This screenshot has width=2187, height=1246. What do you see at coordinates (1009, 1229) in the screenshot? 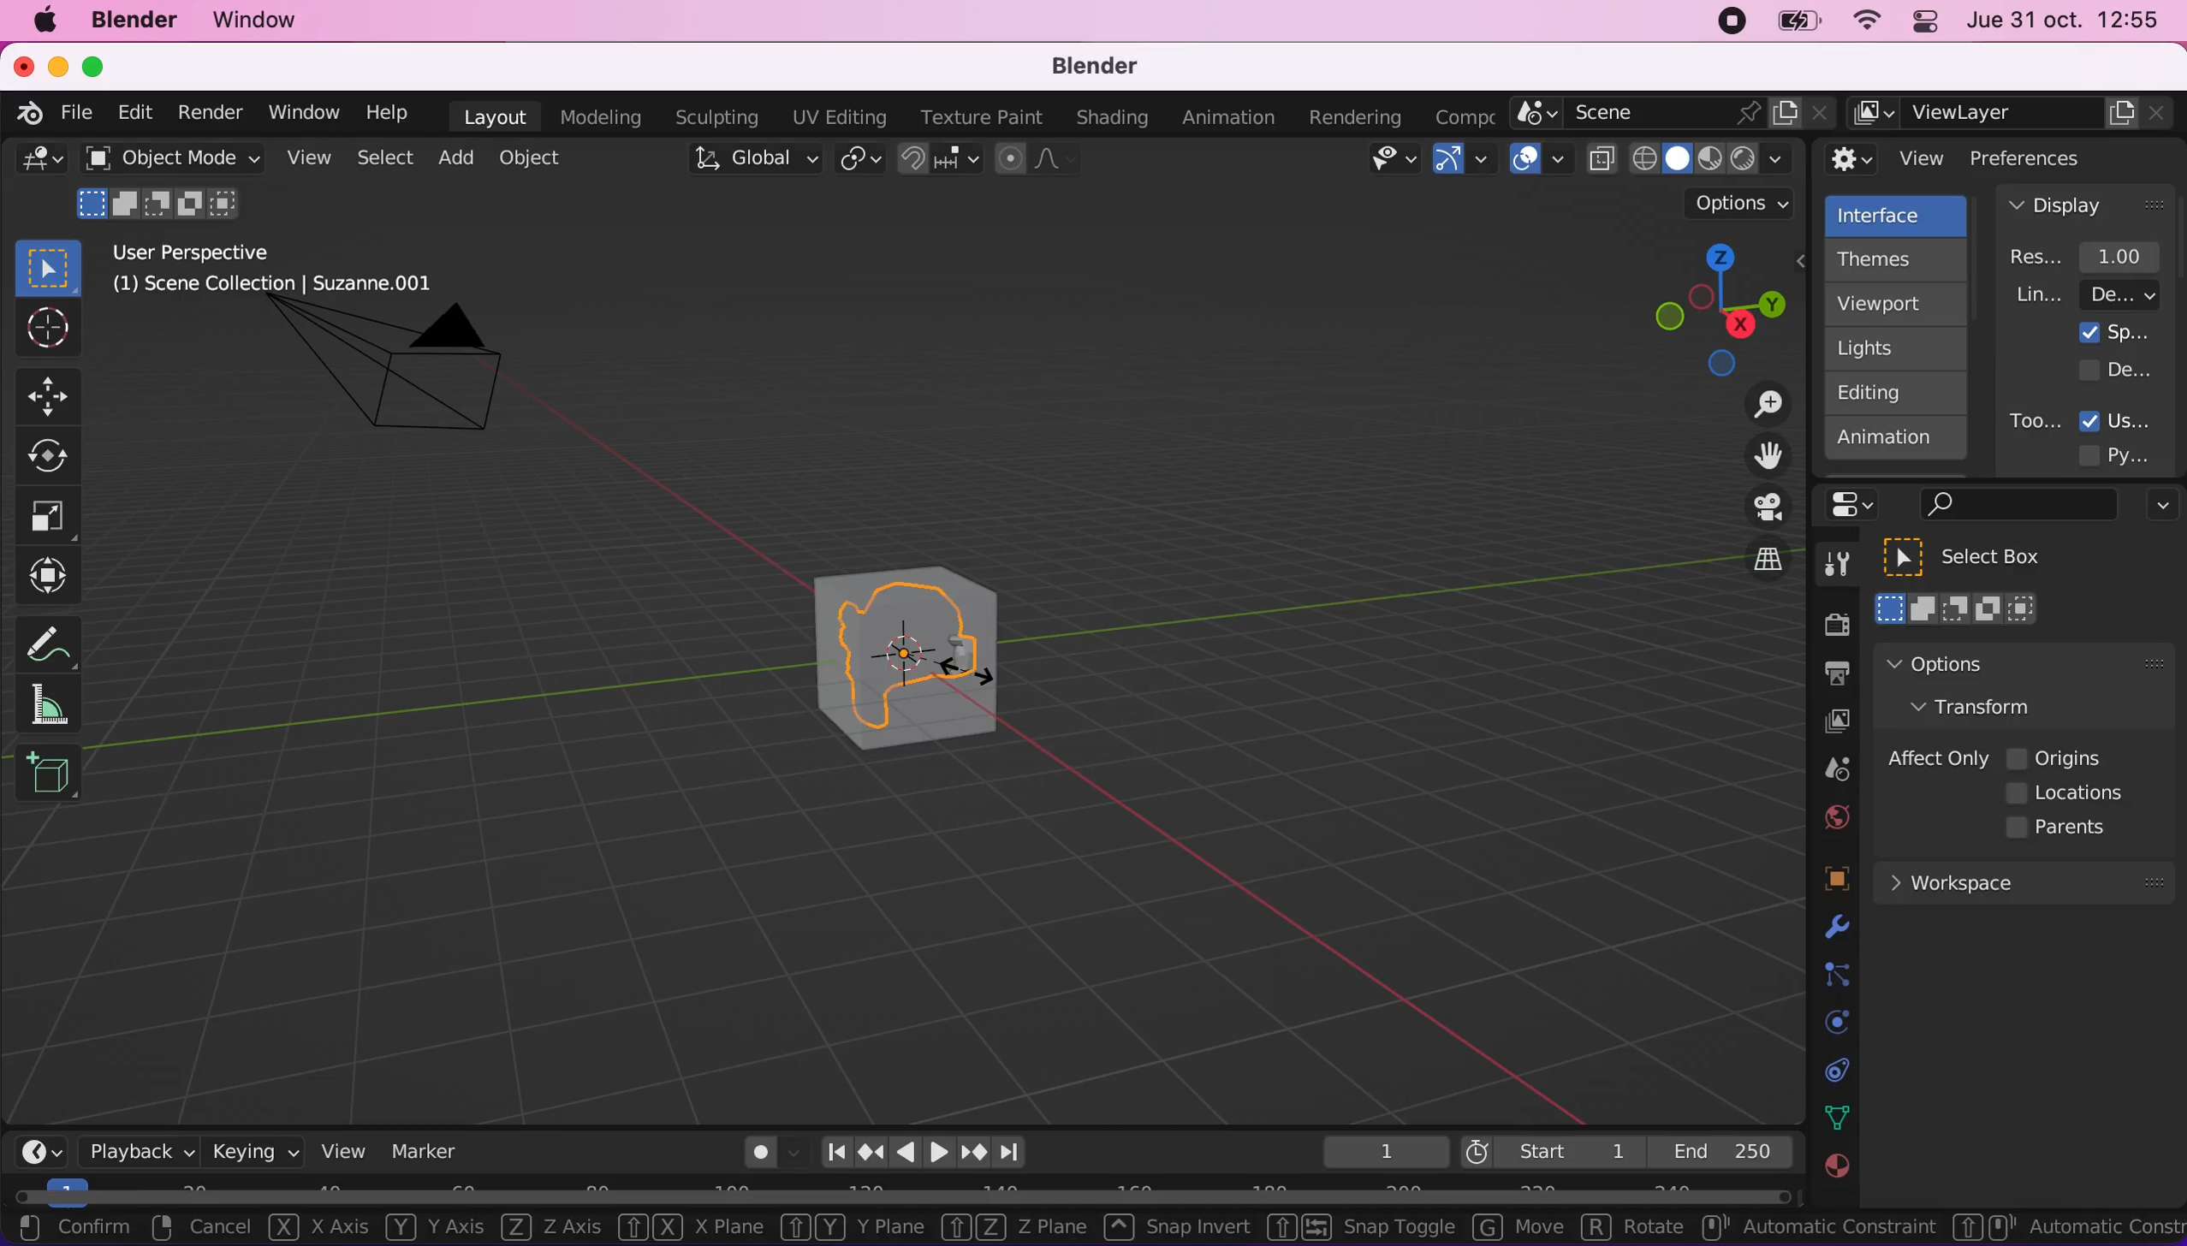
I see `z plane` at bounding box center [1009, 1229].